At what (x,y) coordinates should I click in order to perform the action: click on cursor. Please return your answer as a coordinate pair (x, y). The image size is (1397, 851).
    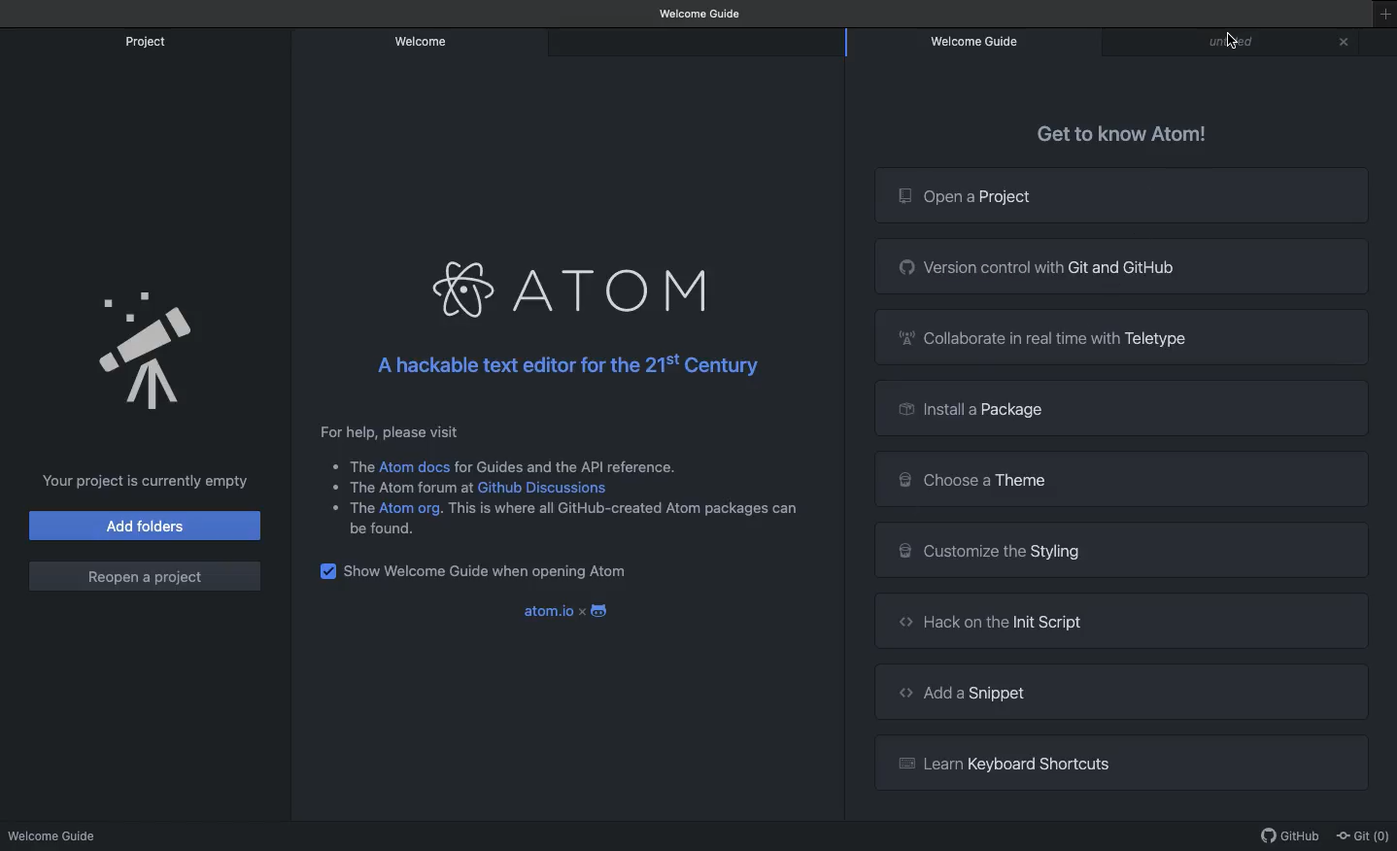
    Looking at the image, I should click on (1230, 41).